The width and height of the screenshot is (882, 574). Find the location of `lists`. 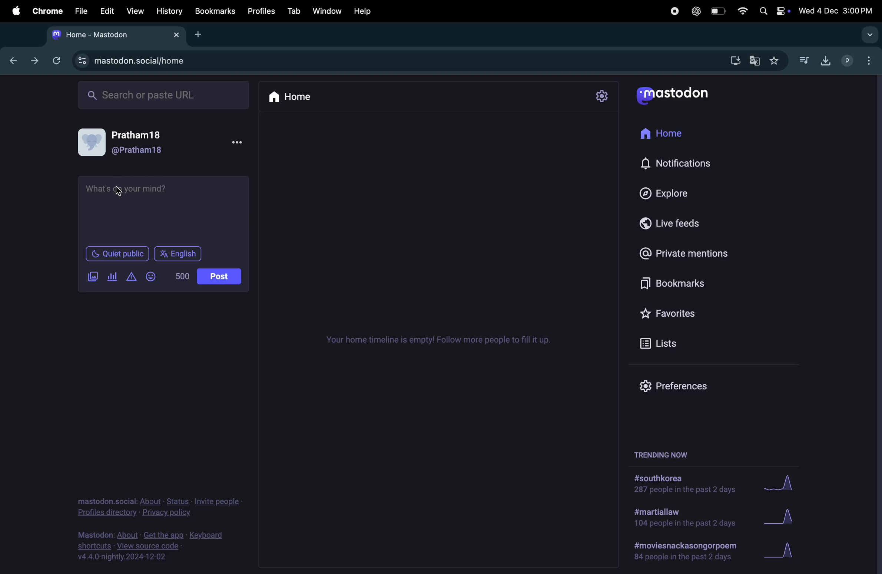

lists is located at coordinates (665, 342).